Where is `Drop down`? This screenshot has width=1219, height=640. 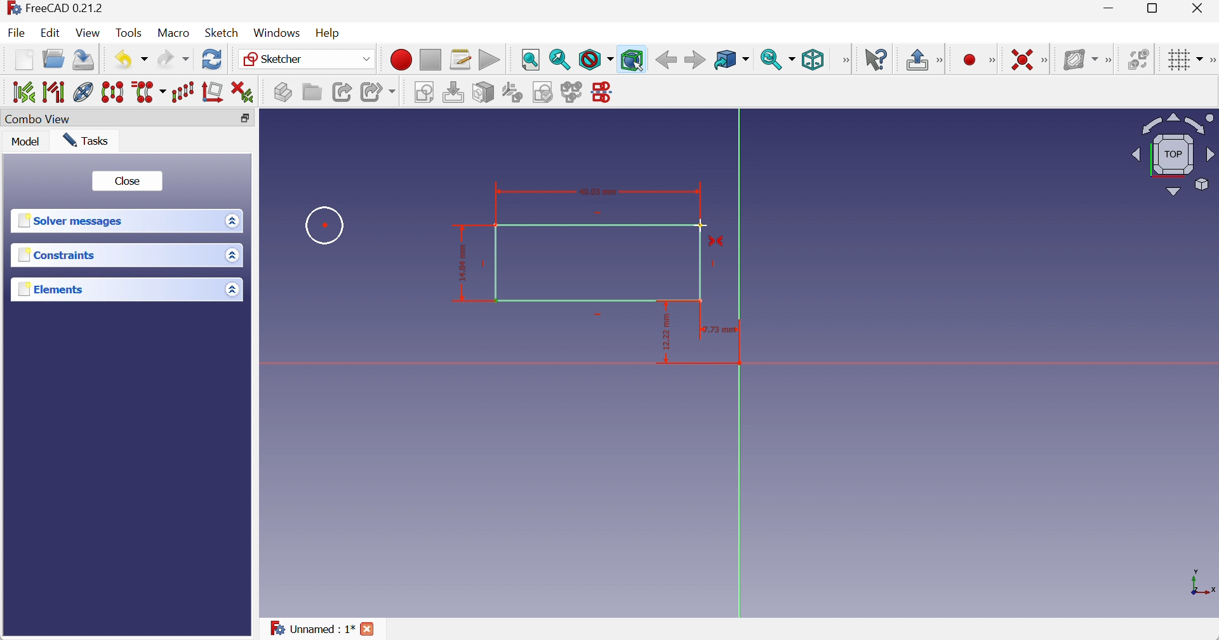
Drop down is located at coordinates (235, 220).